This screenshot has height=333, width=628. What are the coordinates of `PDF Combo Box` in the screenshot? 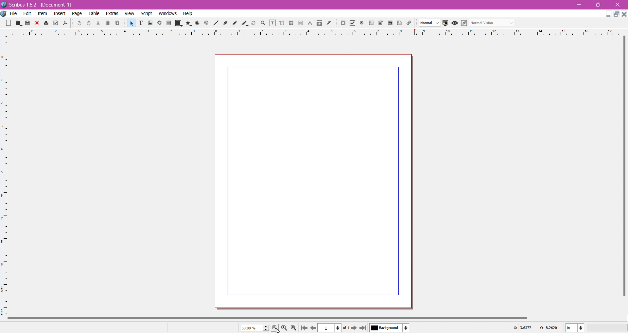 It's located at (381, 23).